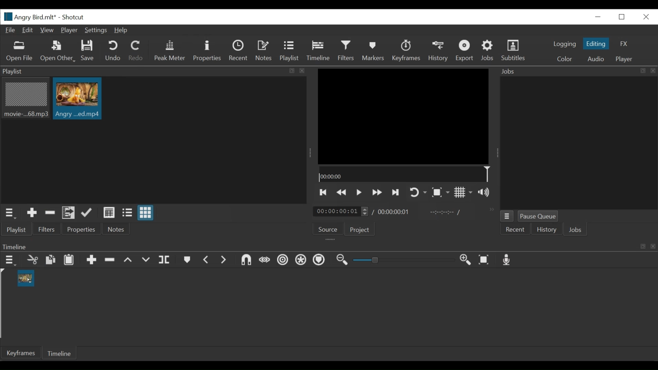 This screenshot has height=370, width=658. What do you see at coordinates (136, 52) in the screenshot?
I see `Redo` at bounding box center [136, 52].